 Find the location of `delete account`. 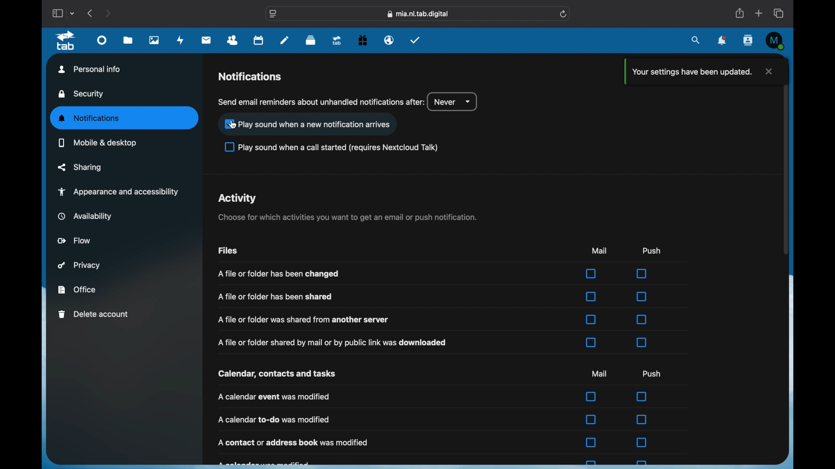

delete account is located at coordinates (94, 314).